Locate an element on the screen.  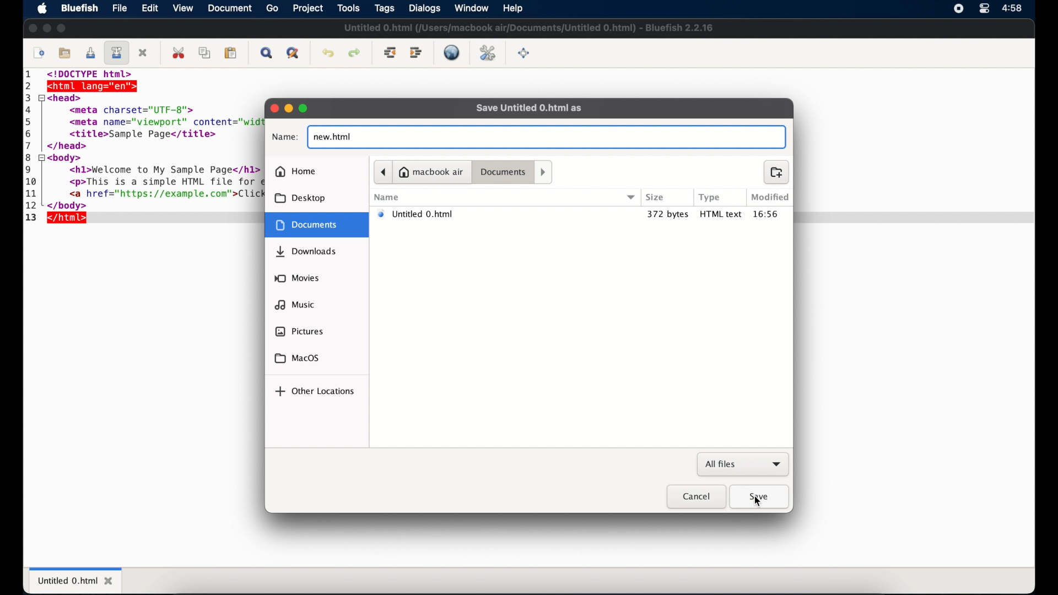
372 bytes is located at coordinates (667, 214).